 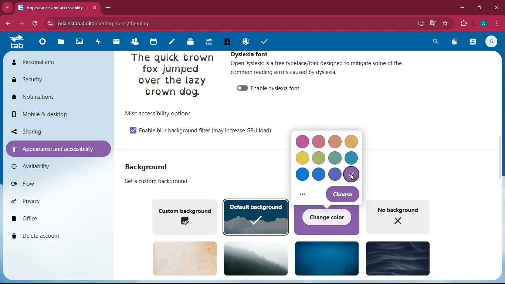 What do you see at coordinates (54, 237) in the screenshot?
I see `delete` at bounding box center [54, 237].